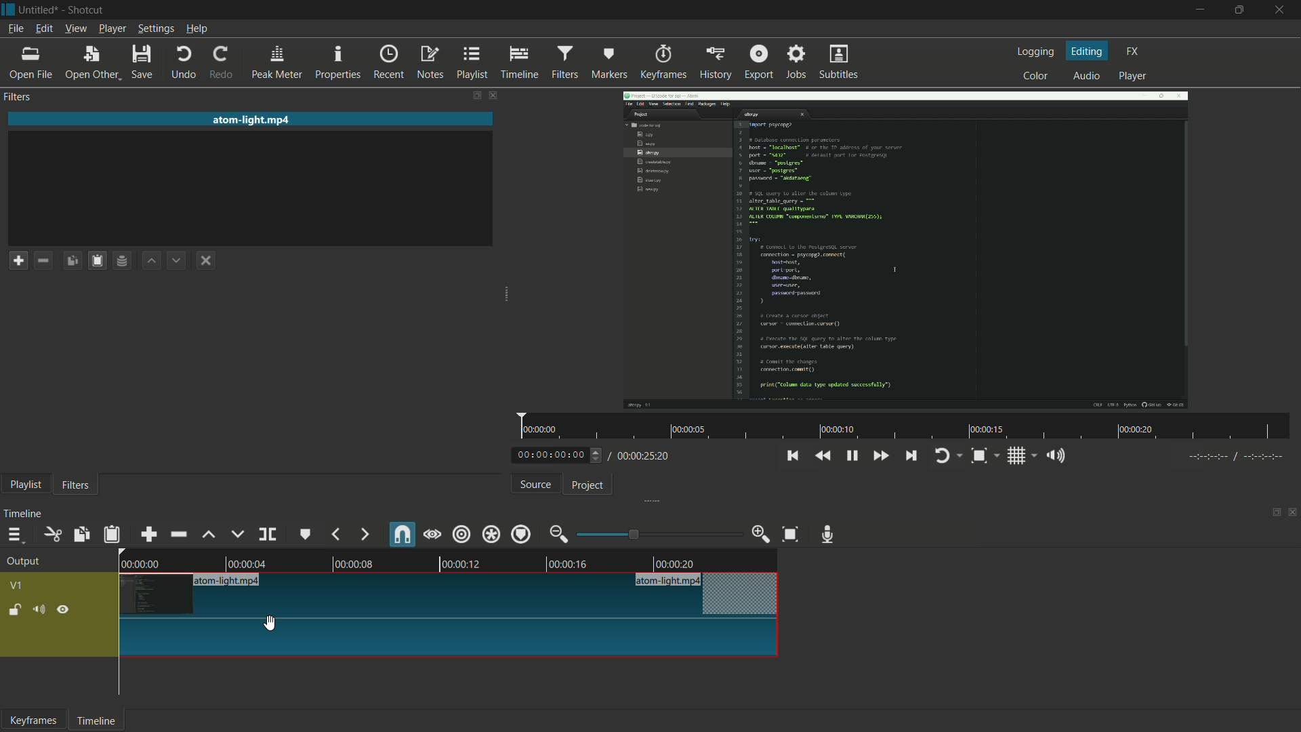  I want to click on create or edit marker, so click(306, 534).